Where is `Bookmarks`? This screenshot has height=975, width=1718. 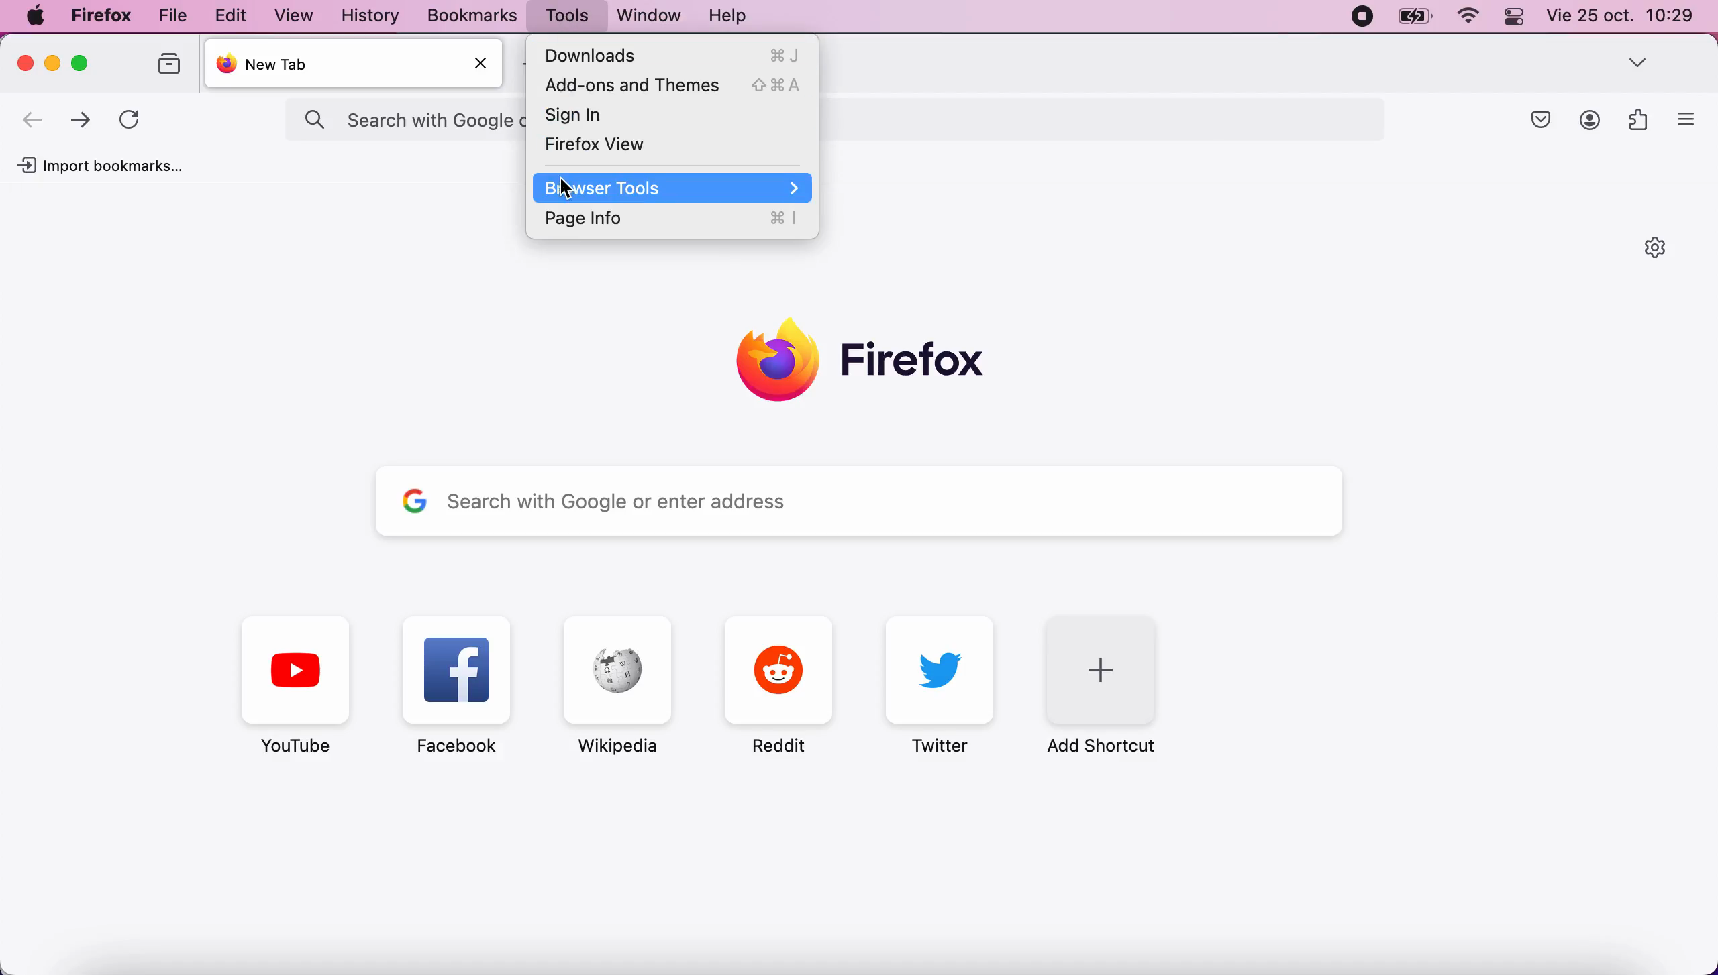
Bookmarks is located at coordinates (472, 15).